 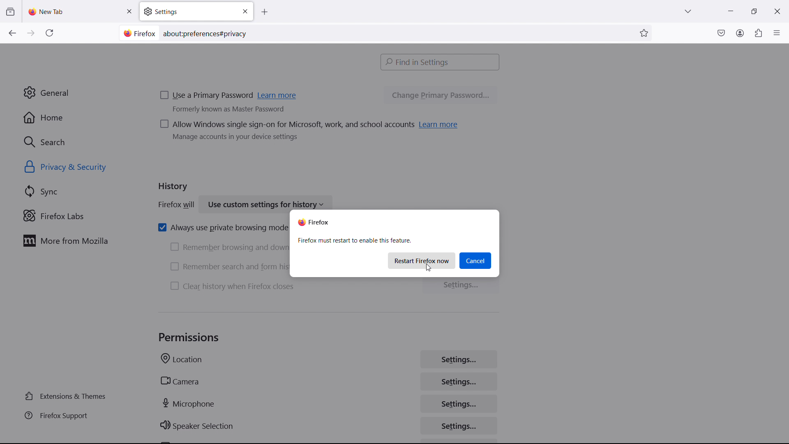 What do you see at coordinates (458, 382) in the screenshot?
I see `camera permission settings` at bounding box center [458, 382].